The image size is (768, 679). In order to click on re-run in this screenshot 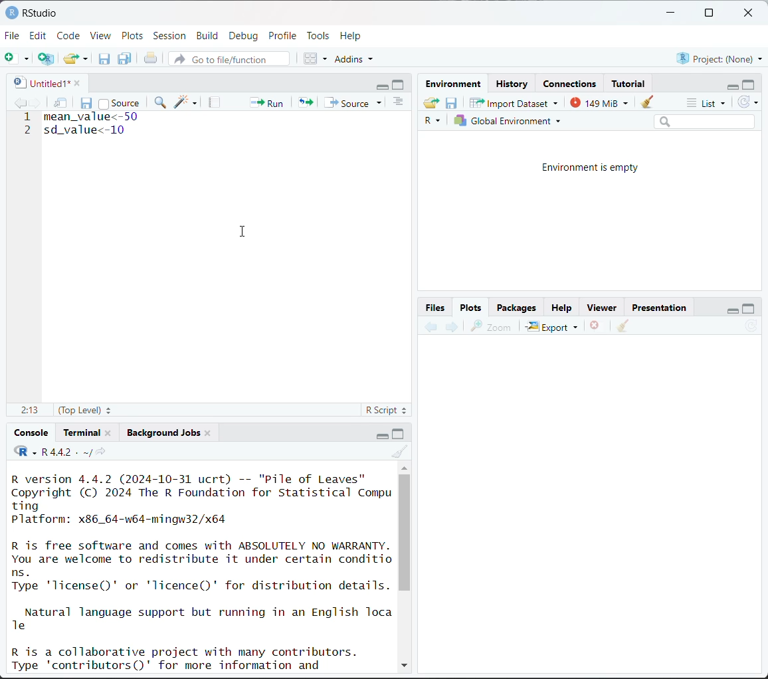, I will do `click(304, 102)`.